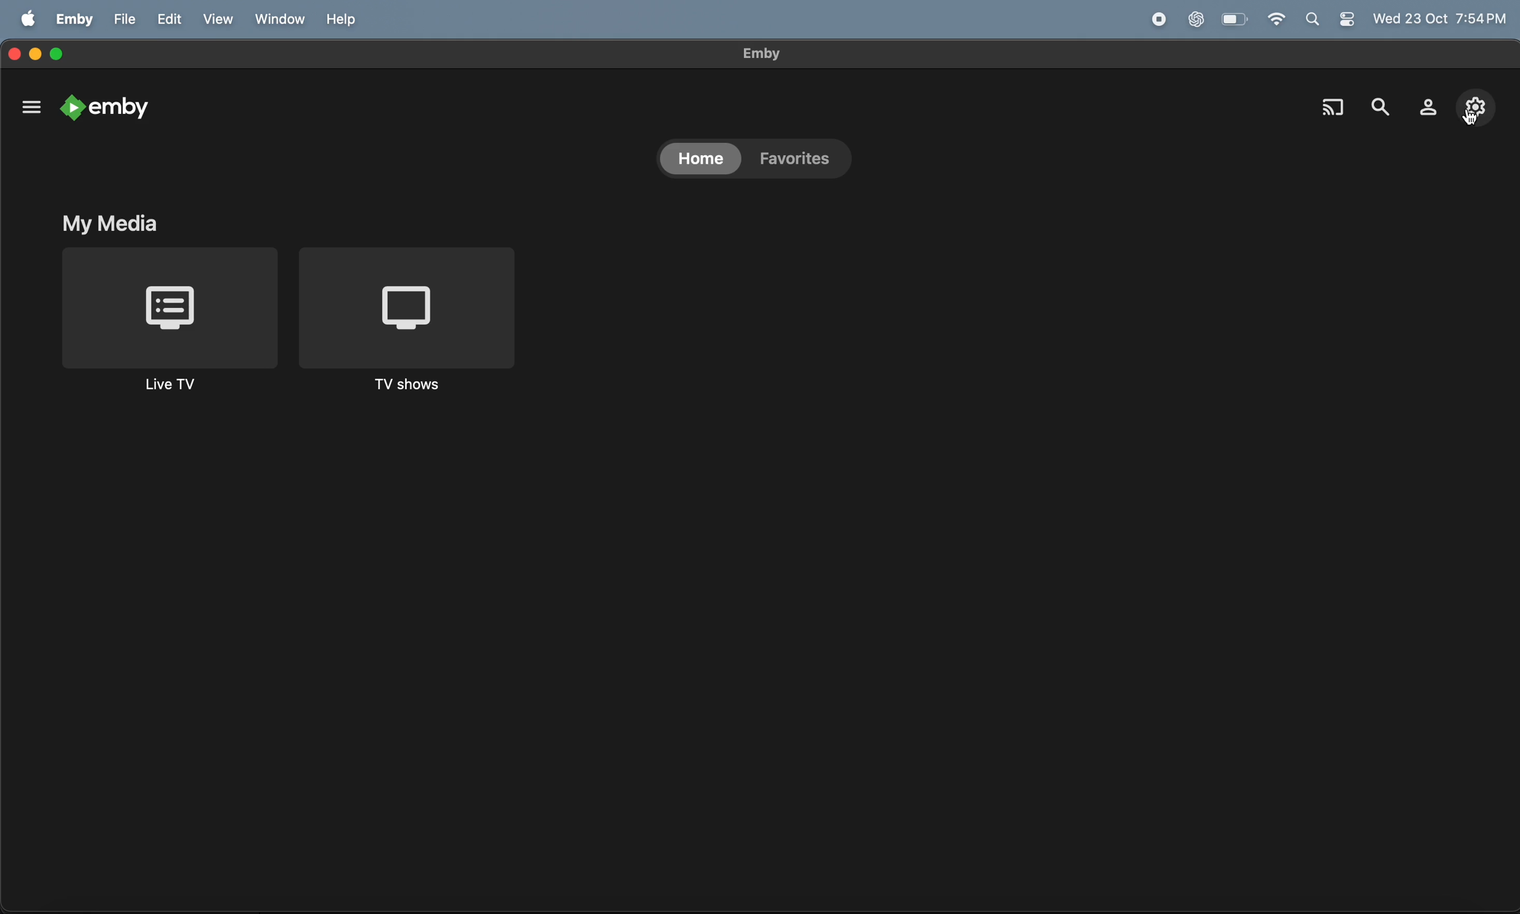 The height and width of the screenshot is (914, 1520). I want to click on live tv, so click(168, 322).